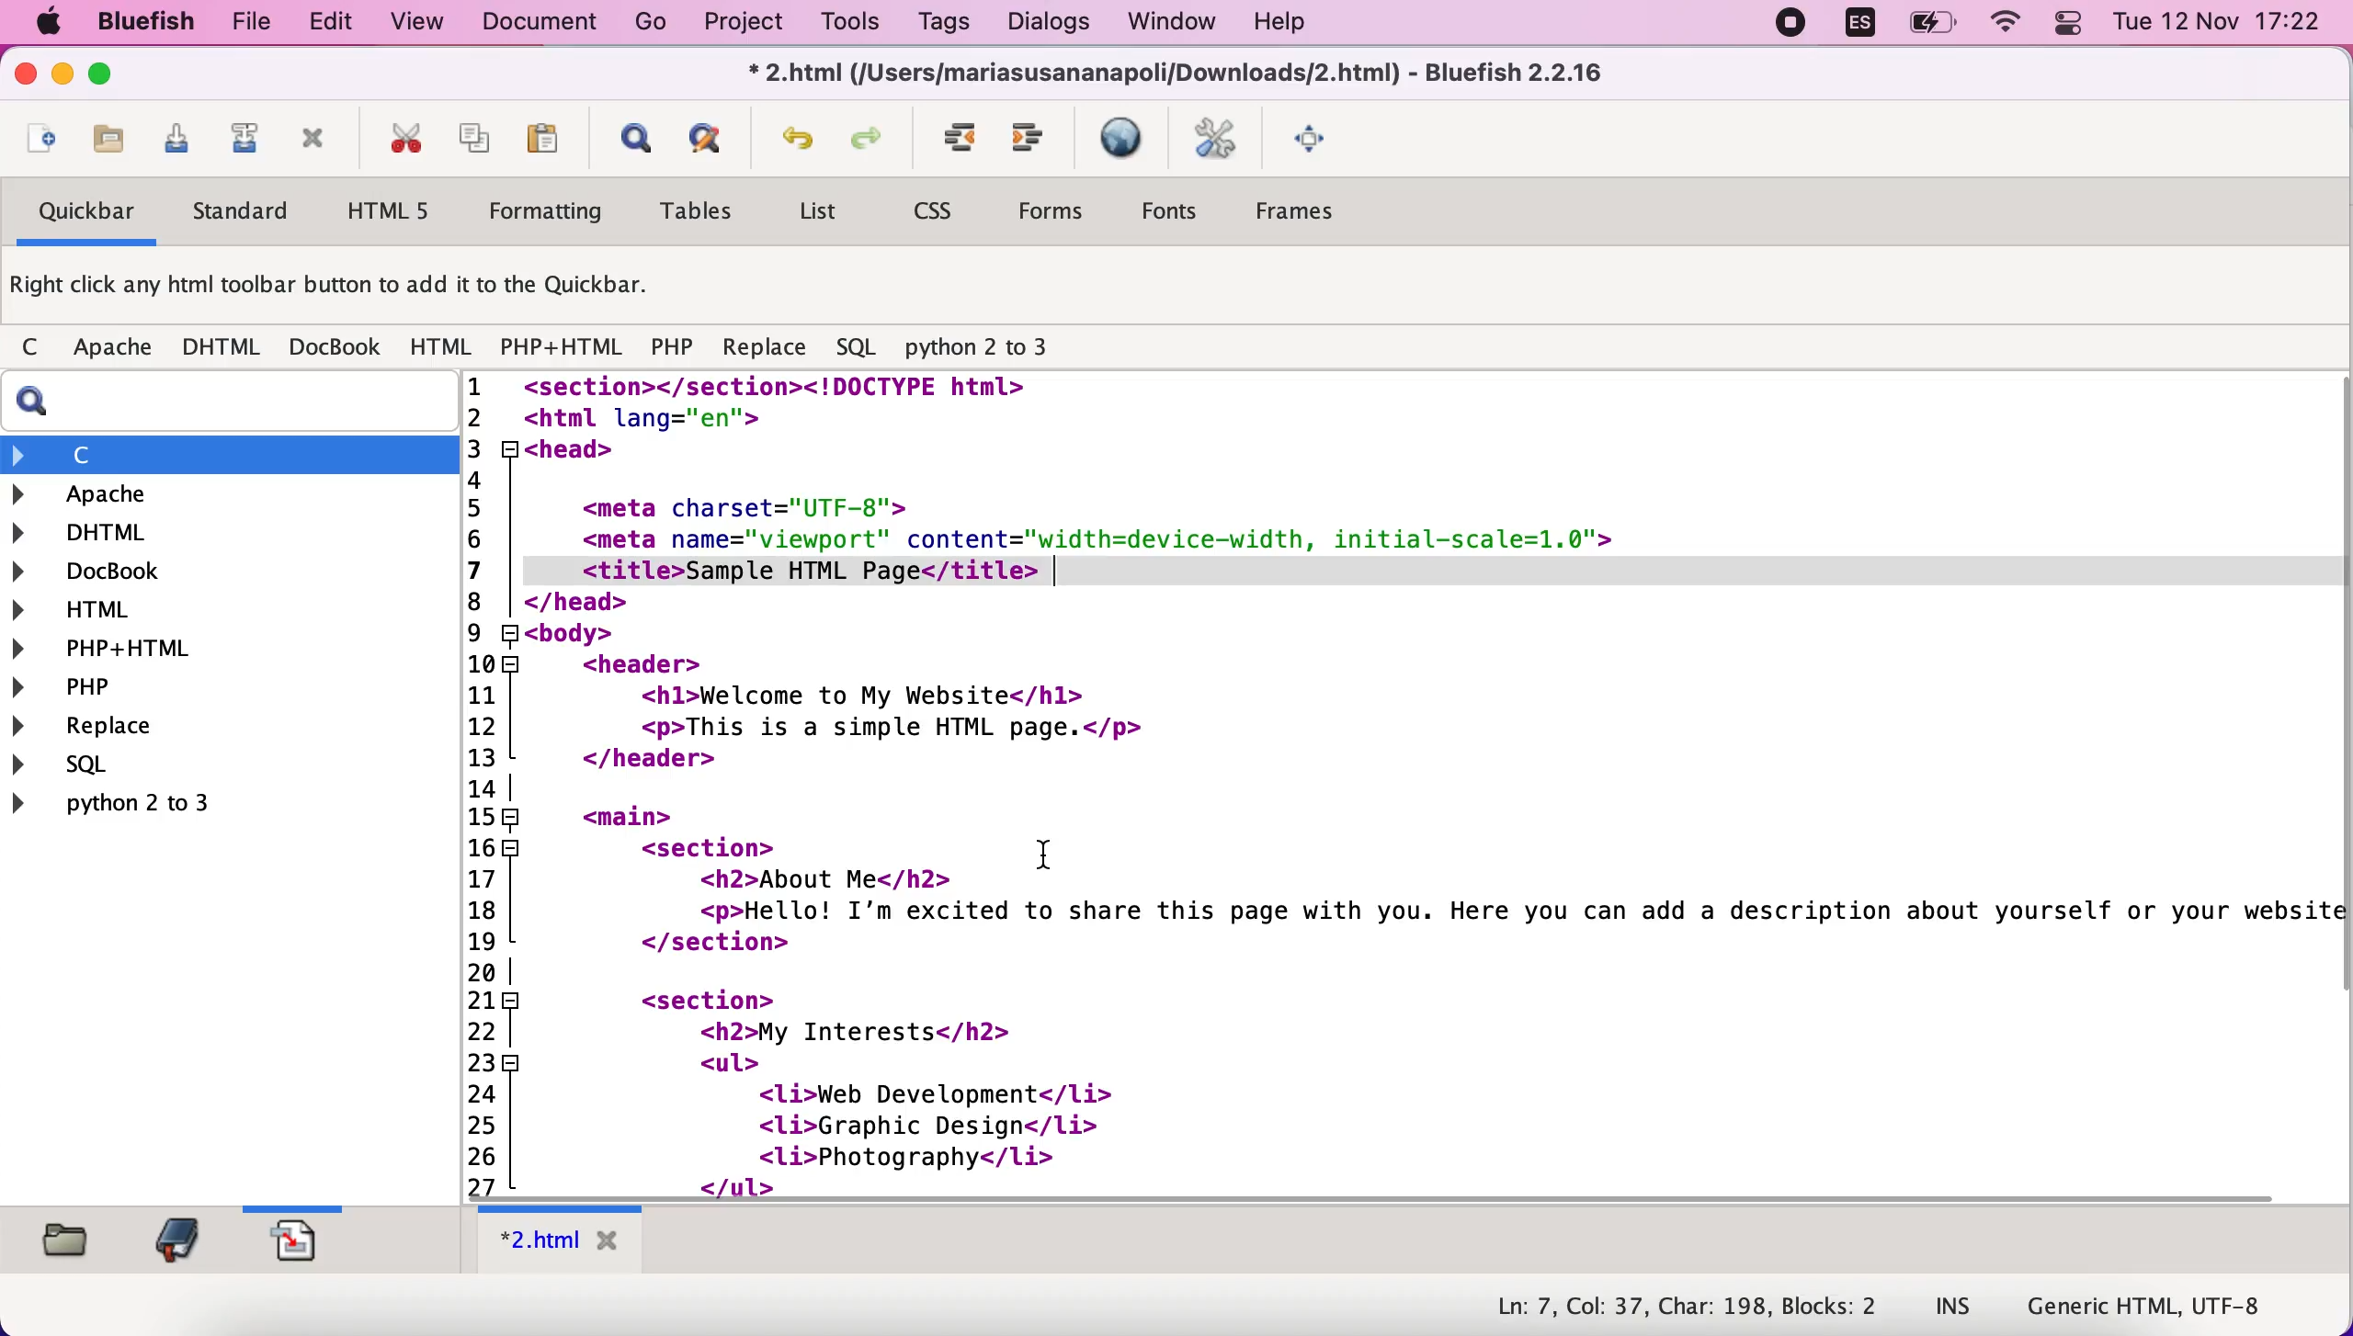 This screenshot has width=2353, height=1336. What do you see at coordinates (1128, 140) in the screenshot?
I see `Preview in browser` at bounding box center [1128, 140].